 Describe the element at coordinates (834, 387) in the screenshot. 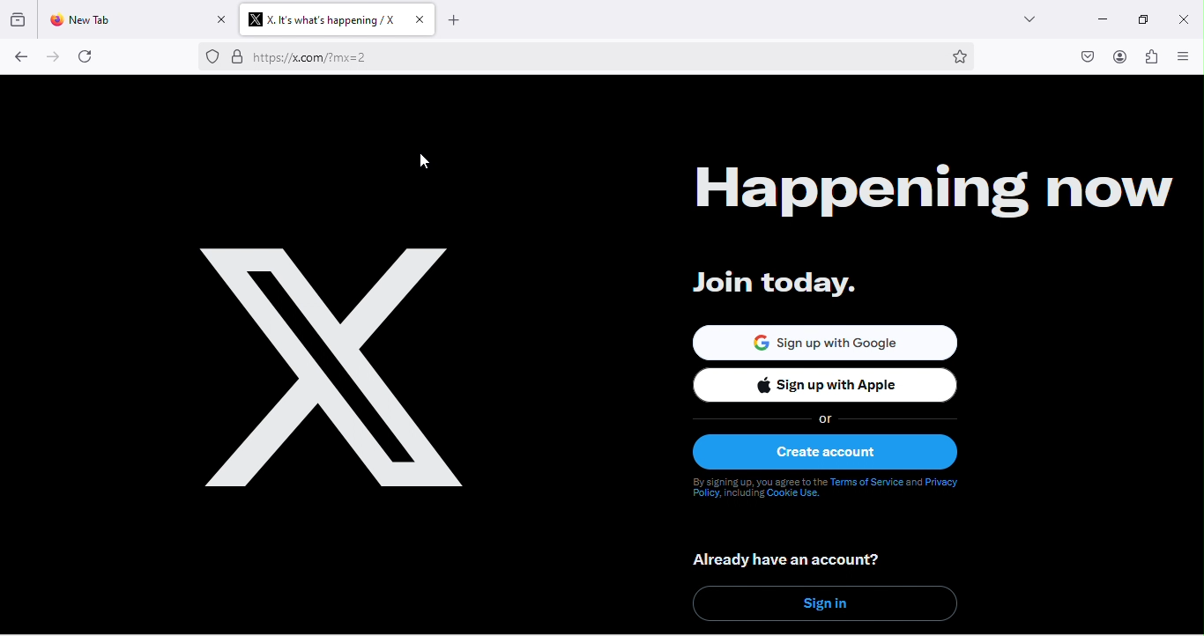

I see `sign up with apple` at that location.